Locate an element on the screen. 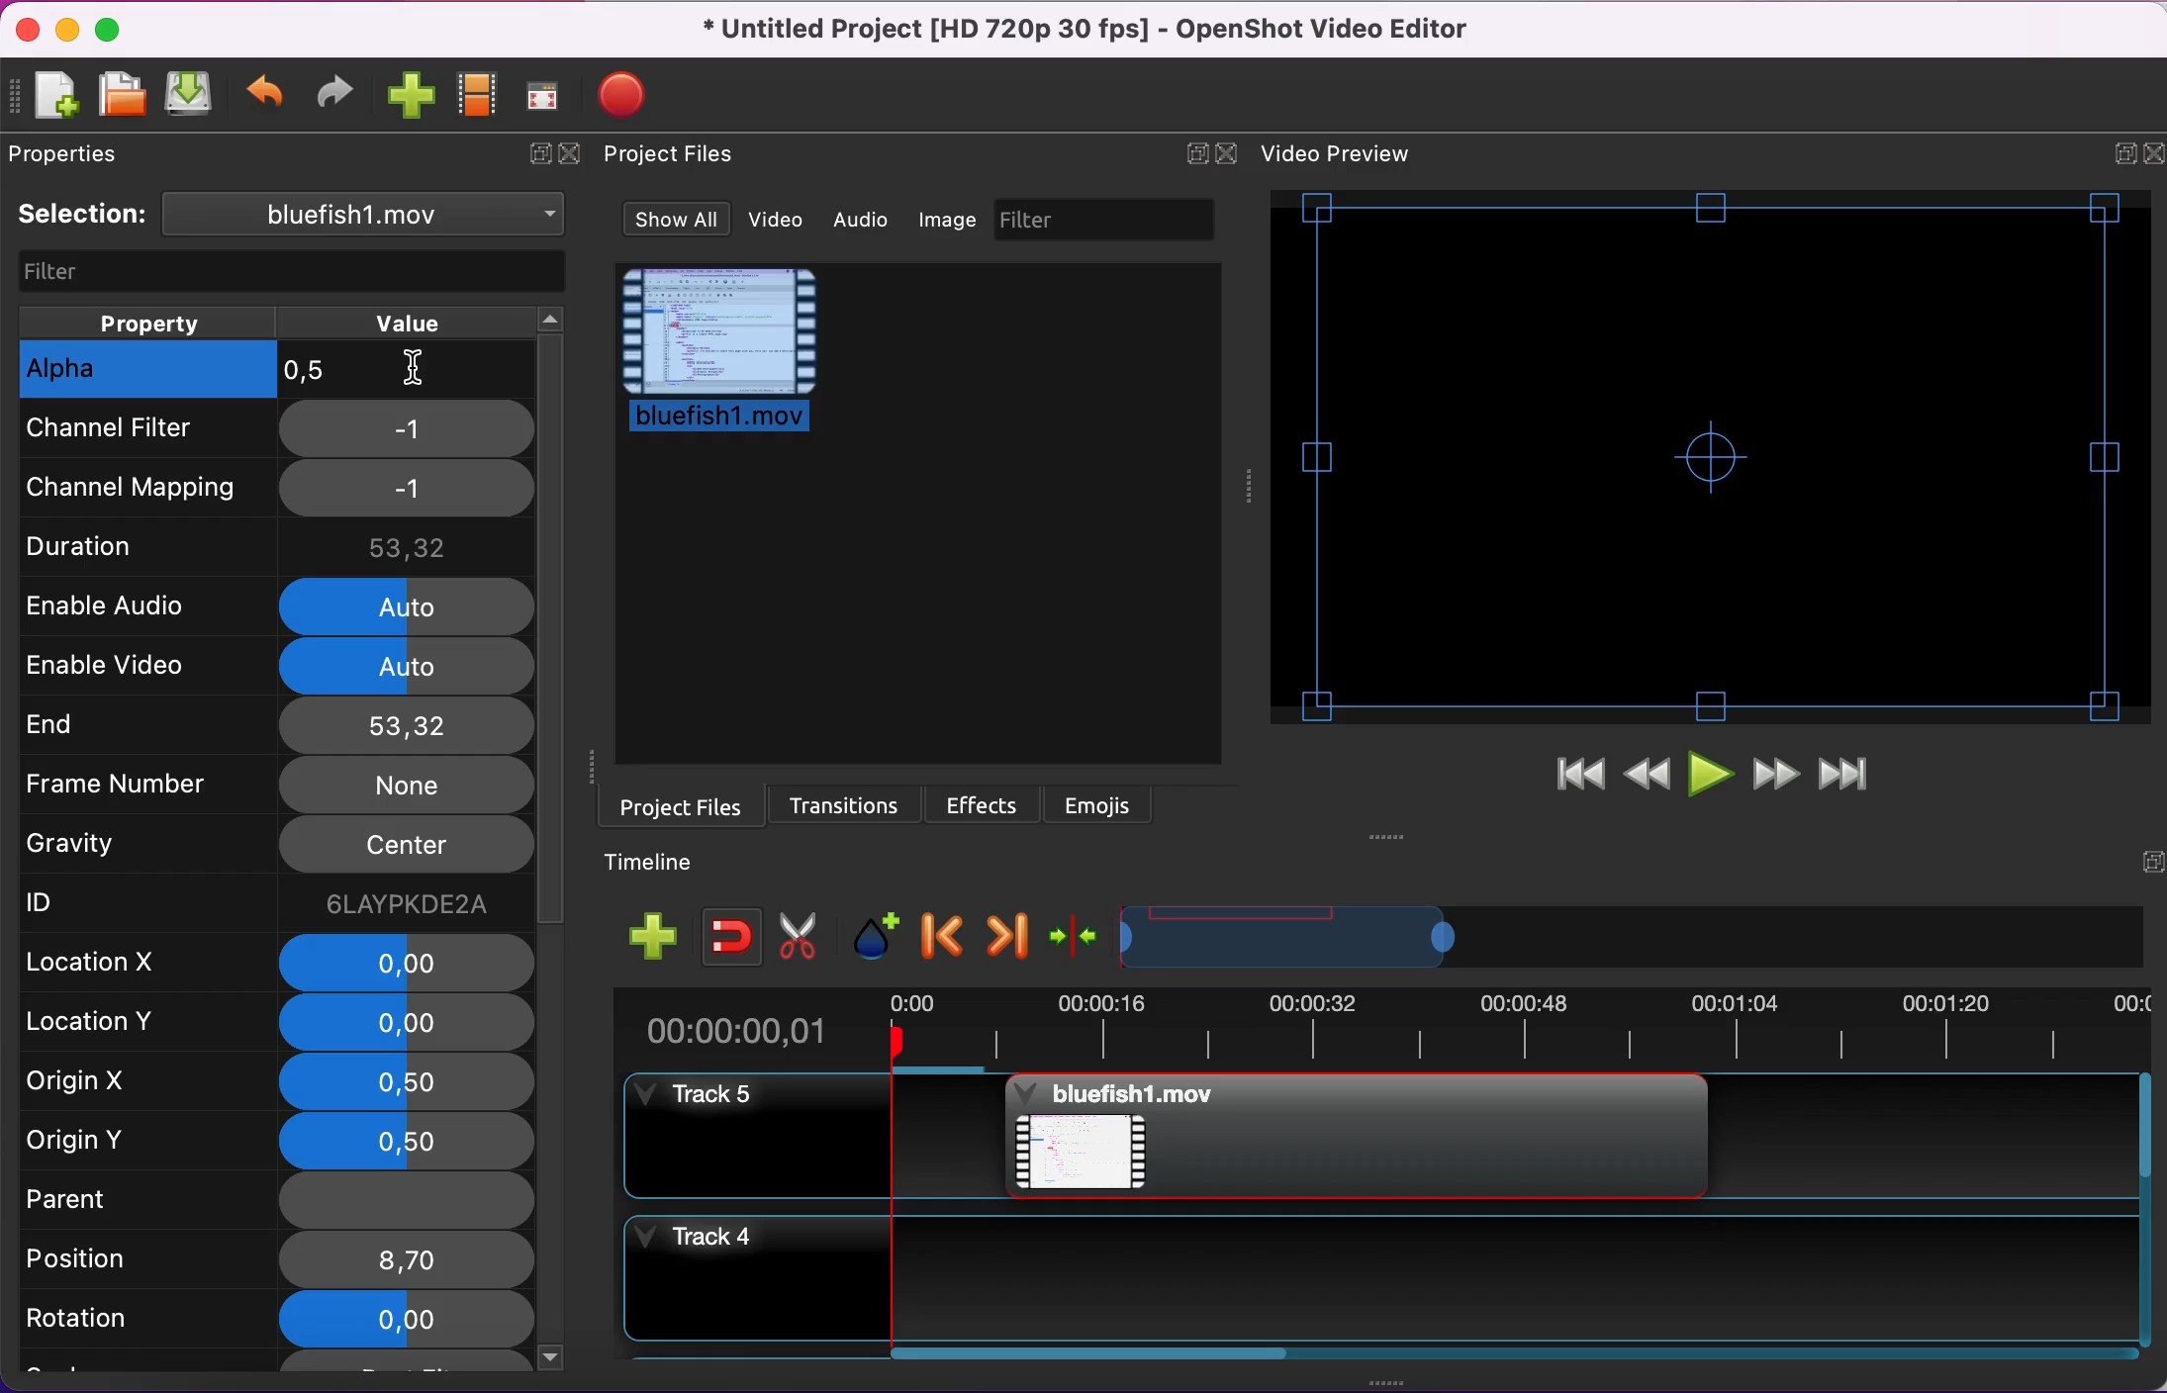  enable audio is located at coordinates (147, 604).